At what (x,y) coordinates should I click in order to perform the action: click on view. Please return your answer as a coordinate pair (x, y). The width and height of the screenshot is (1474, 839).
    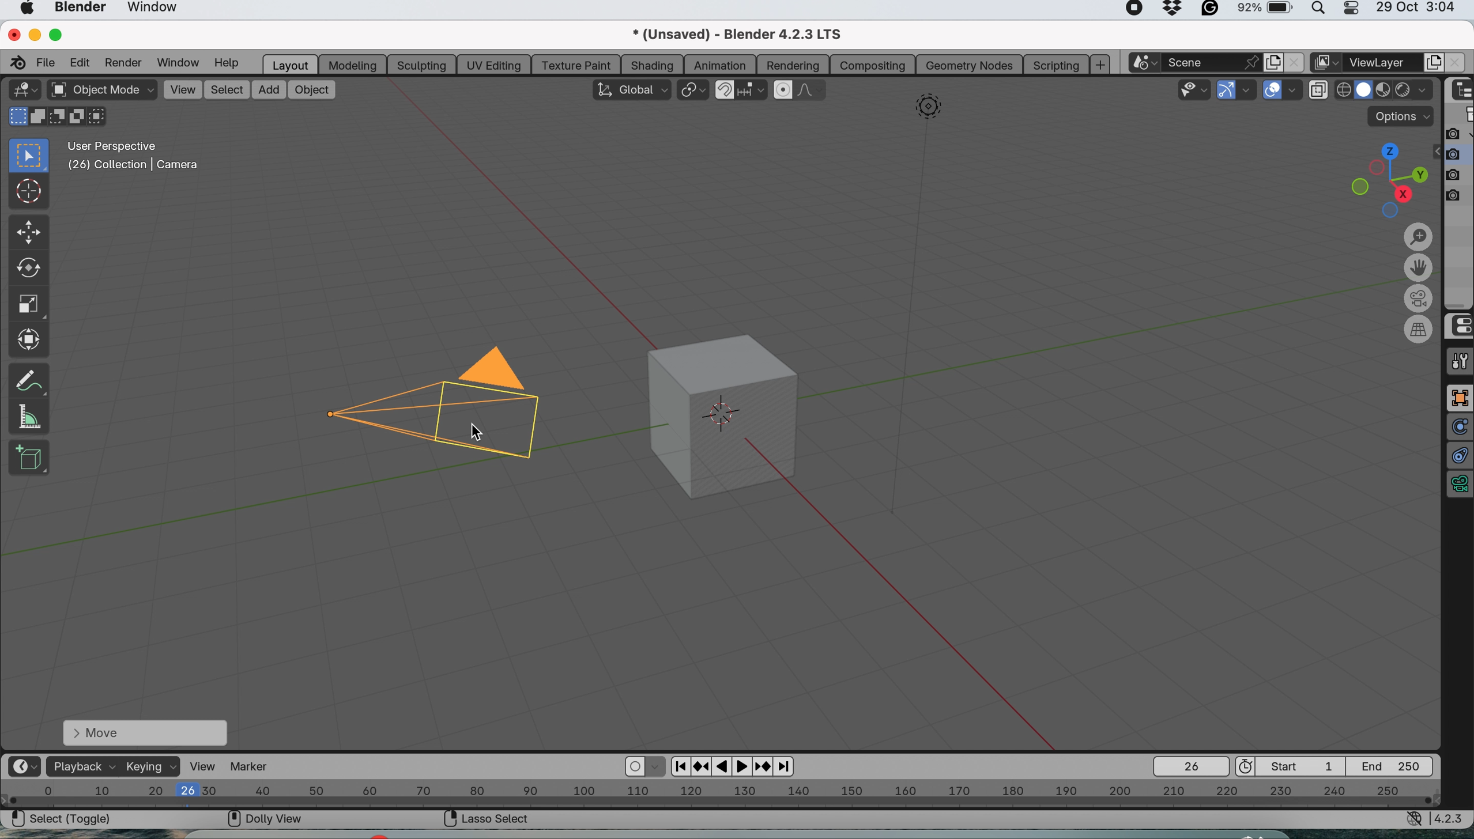
    Looking at the image, I should click on (182, 89).